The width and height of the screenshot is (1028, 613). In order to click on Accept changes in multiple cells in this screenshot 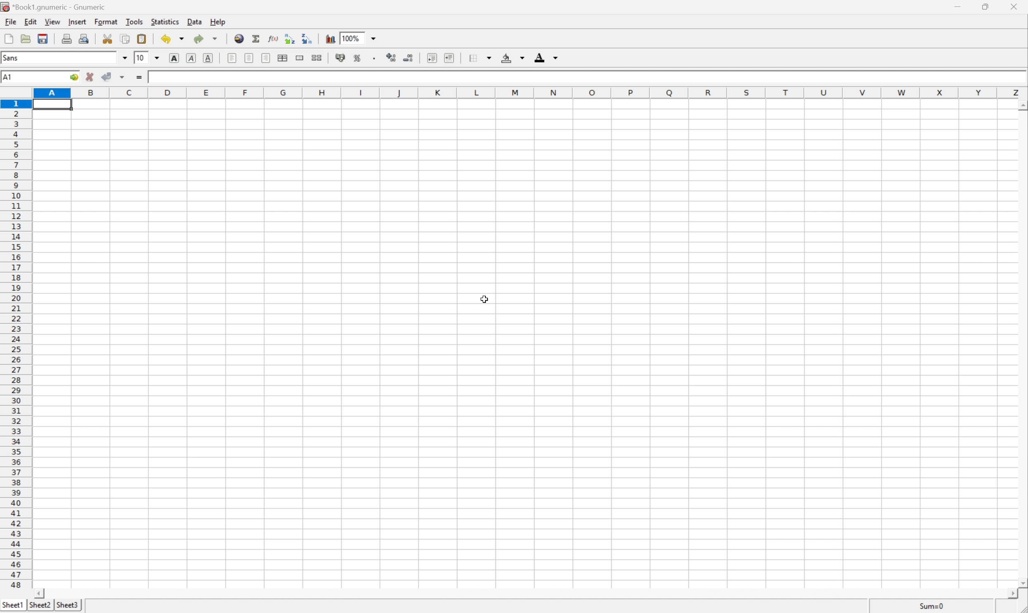, I will do `click(122, 77)`.